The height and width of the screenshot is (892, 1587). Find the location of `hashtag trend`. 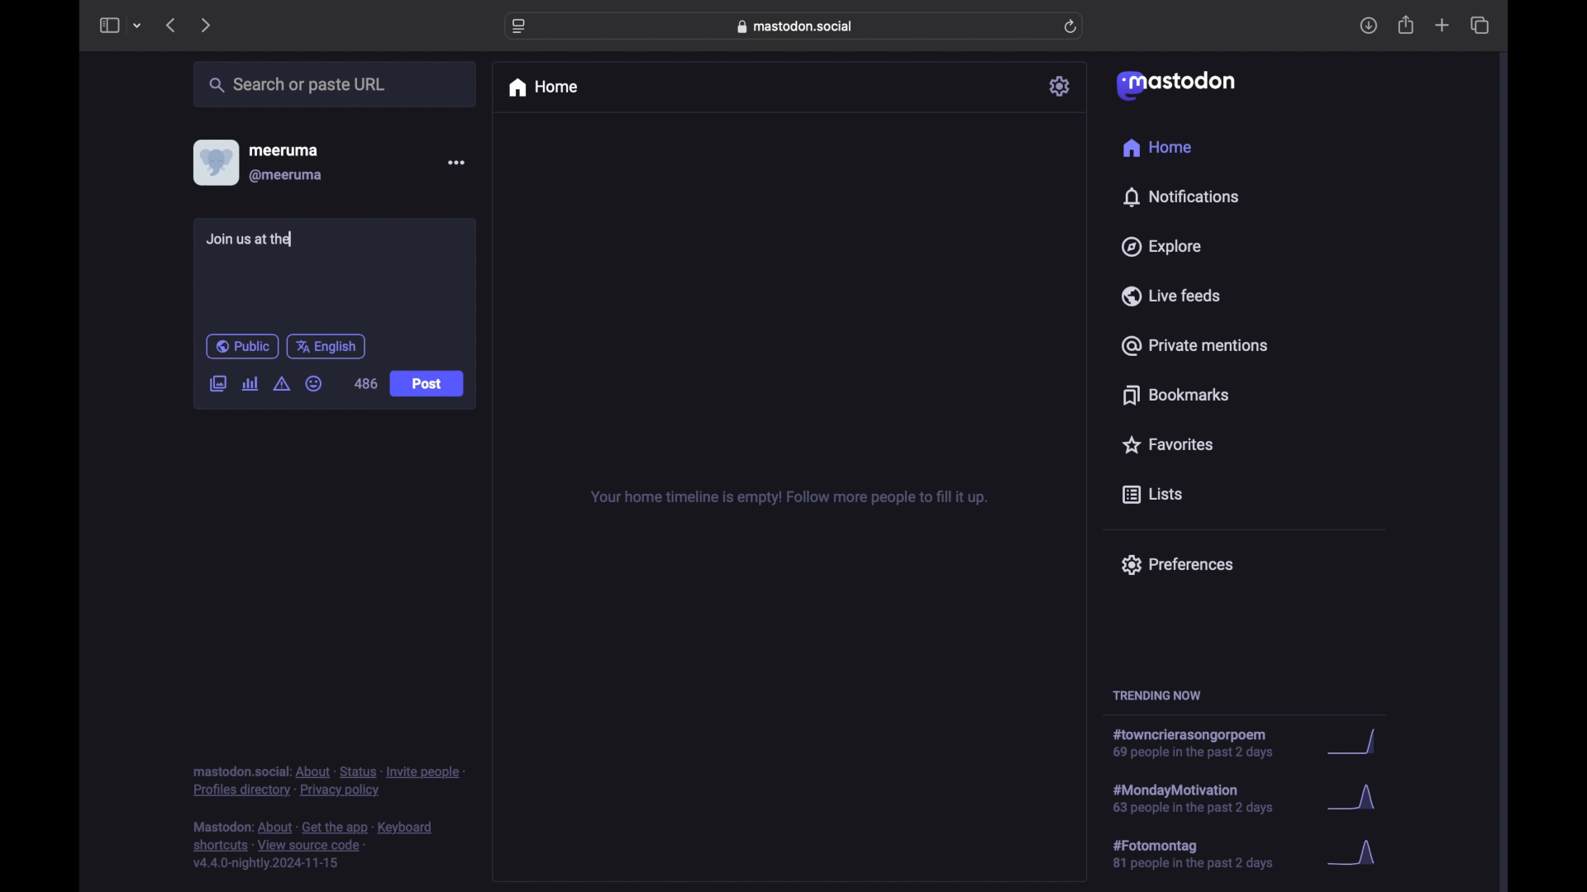

hashtag trend is located at coordinates (1204, 855).